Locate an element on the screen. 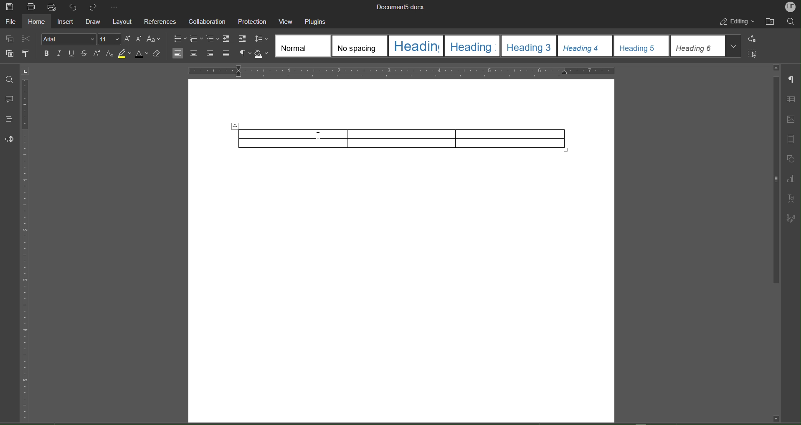  Collaboration is located at coordinates (207, 22).